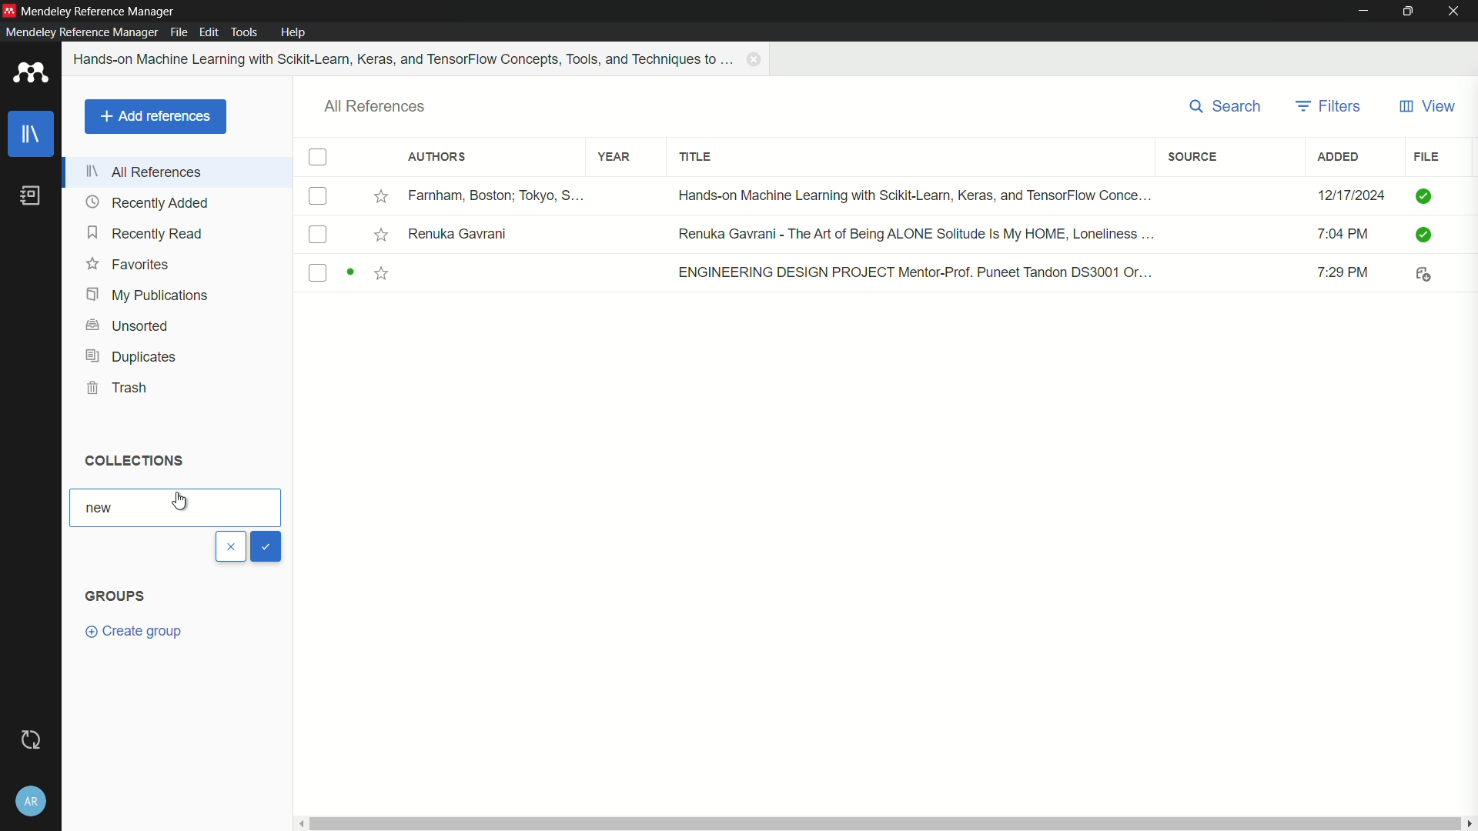 Image resolution: width=1478 pixels, height=831 pixels. I want to click on account and settings, so click(33, 800).